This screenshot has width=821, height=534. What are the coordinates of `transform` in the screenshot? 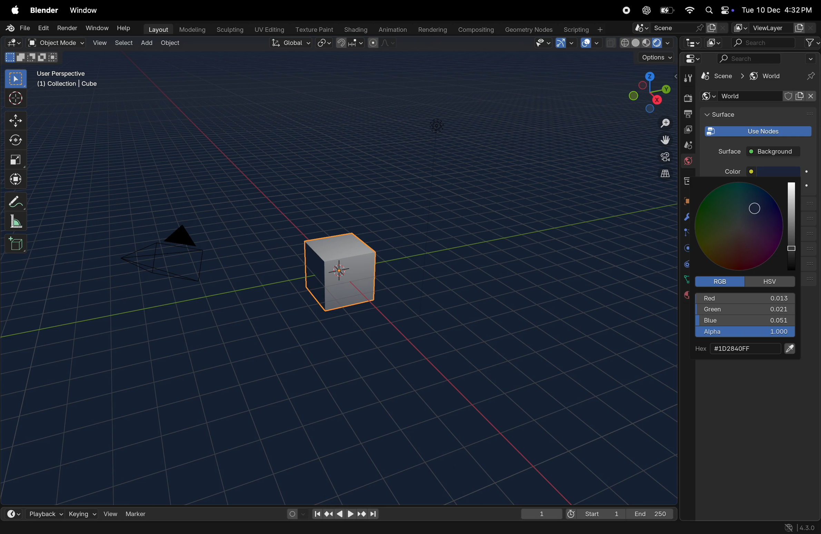 It's located at (17, 178).